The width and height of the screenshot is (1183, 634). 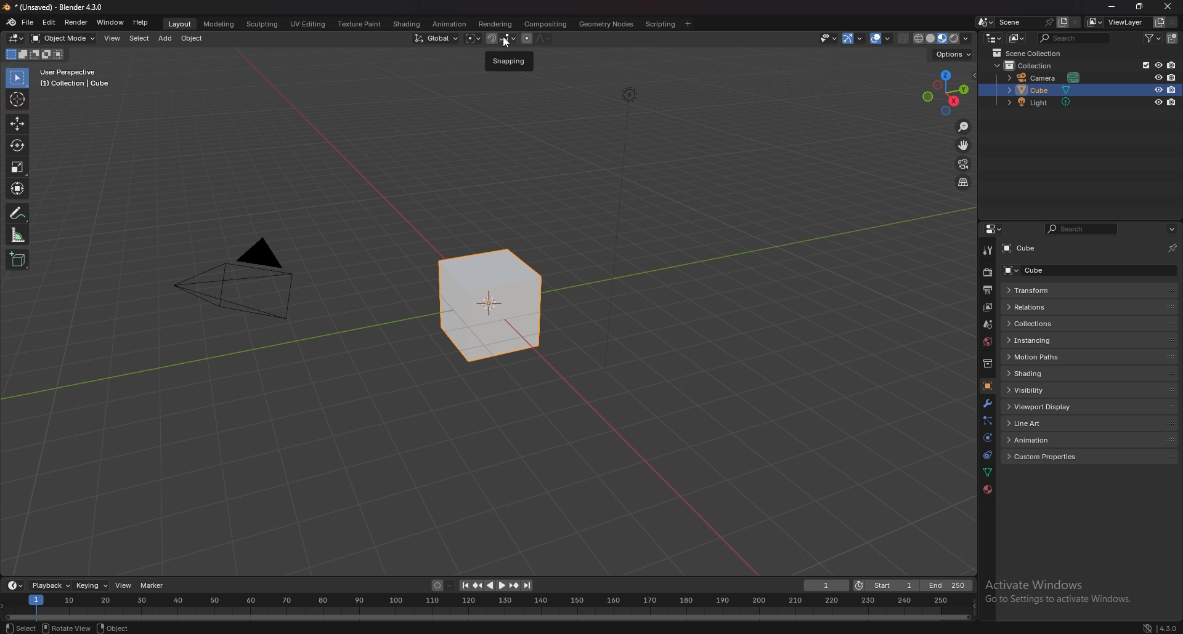 What do you see at coordinates (1171, 229) in the screenshot?
I see `options` at bounding box center [1171, 229].